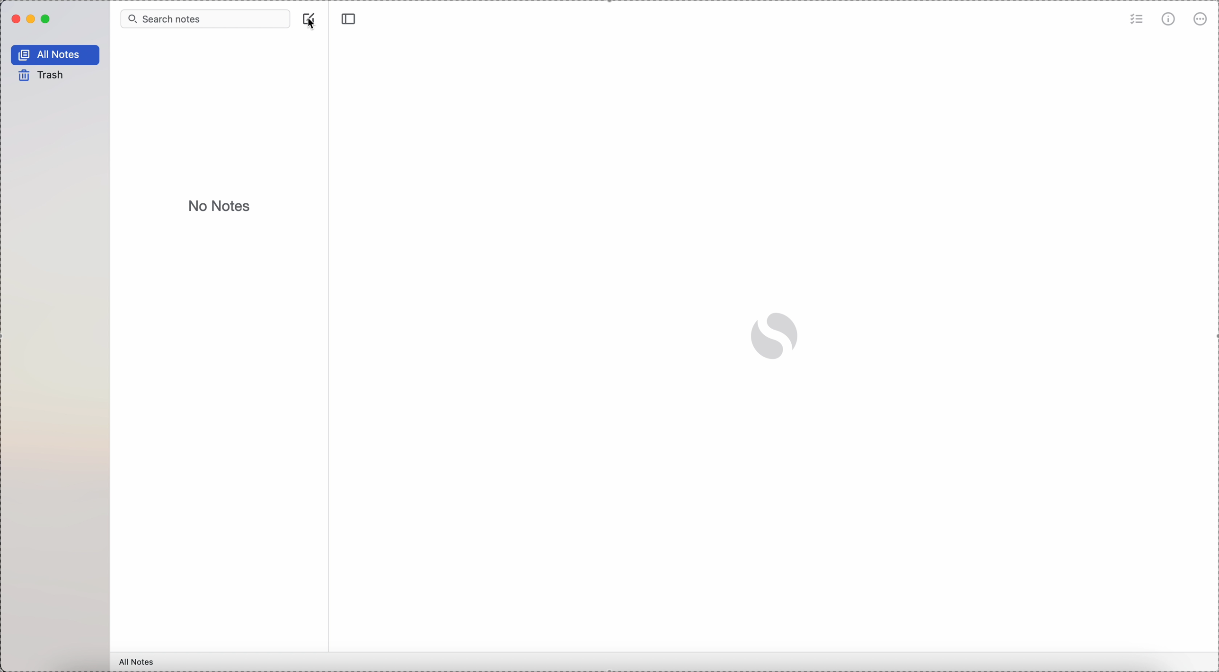  Describe the element at coordinates (309, 14) in the screenshot. I see `click on create note` at that location.